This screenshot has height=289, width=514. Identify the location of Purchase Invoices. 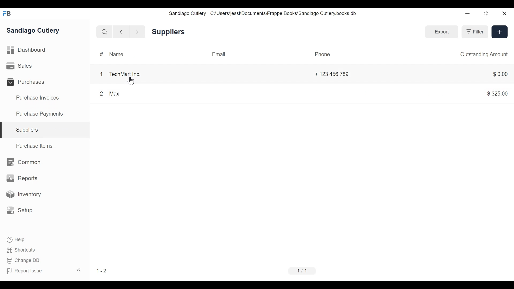
(39, 98).